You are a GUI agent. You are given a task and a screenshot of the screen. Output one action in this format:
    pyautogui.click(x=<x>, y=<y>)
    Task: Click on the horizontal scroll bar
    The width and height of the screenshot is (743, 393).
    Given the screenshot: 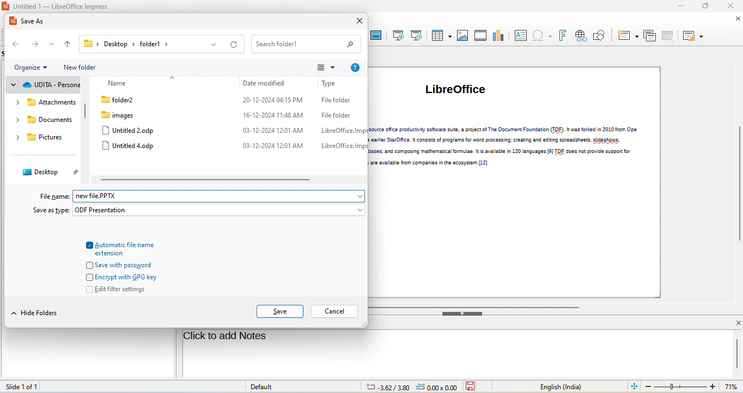 What is the action you would take?
    pyautogui.click(x=206, y=180)
    